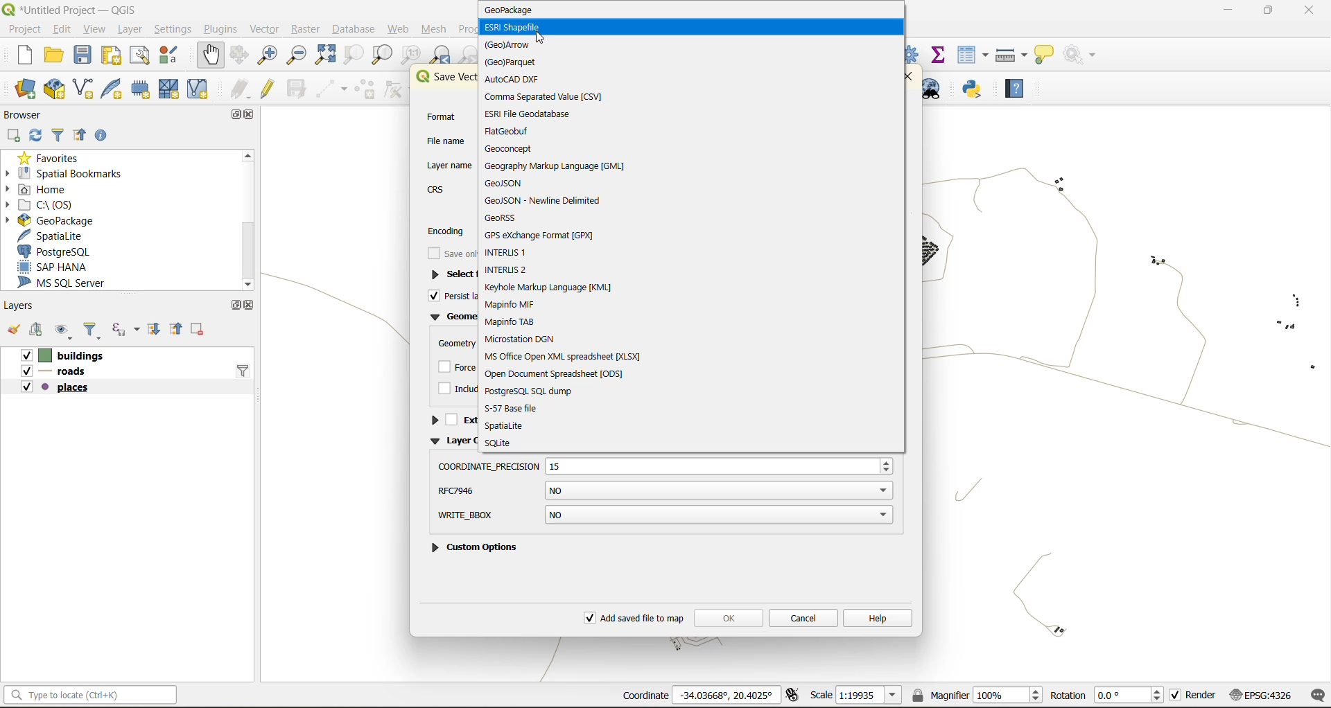  I want to click on show layout, so click(138, 55).